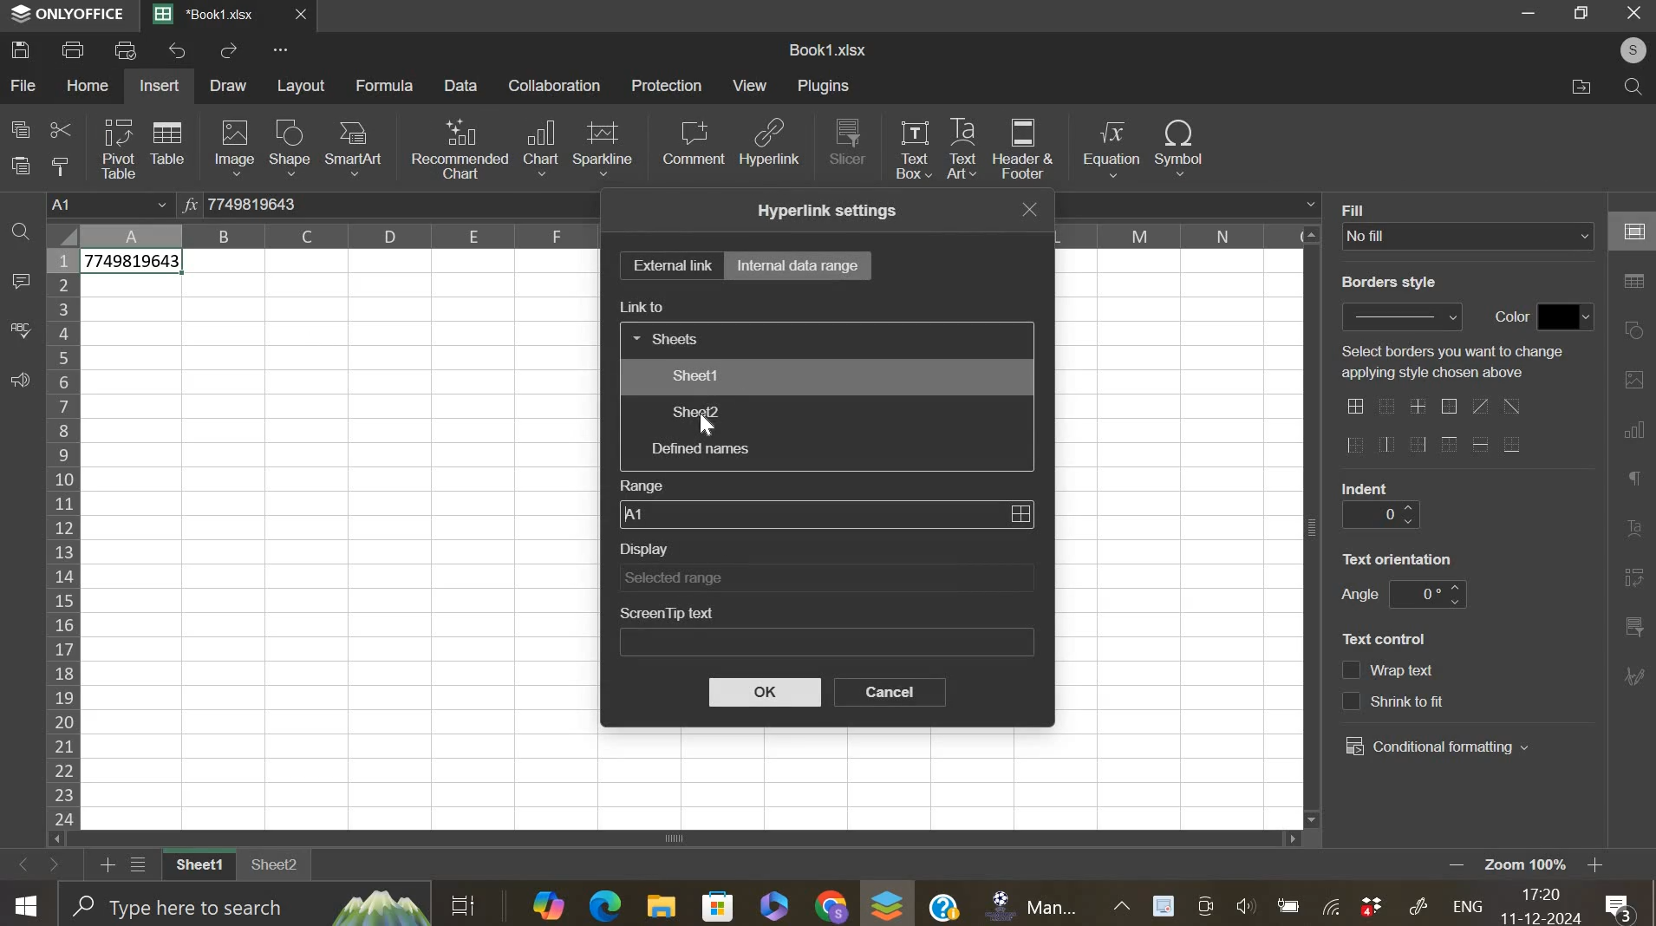  I want to click on sheets, so click(668, 337).